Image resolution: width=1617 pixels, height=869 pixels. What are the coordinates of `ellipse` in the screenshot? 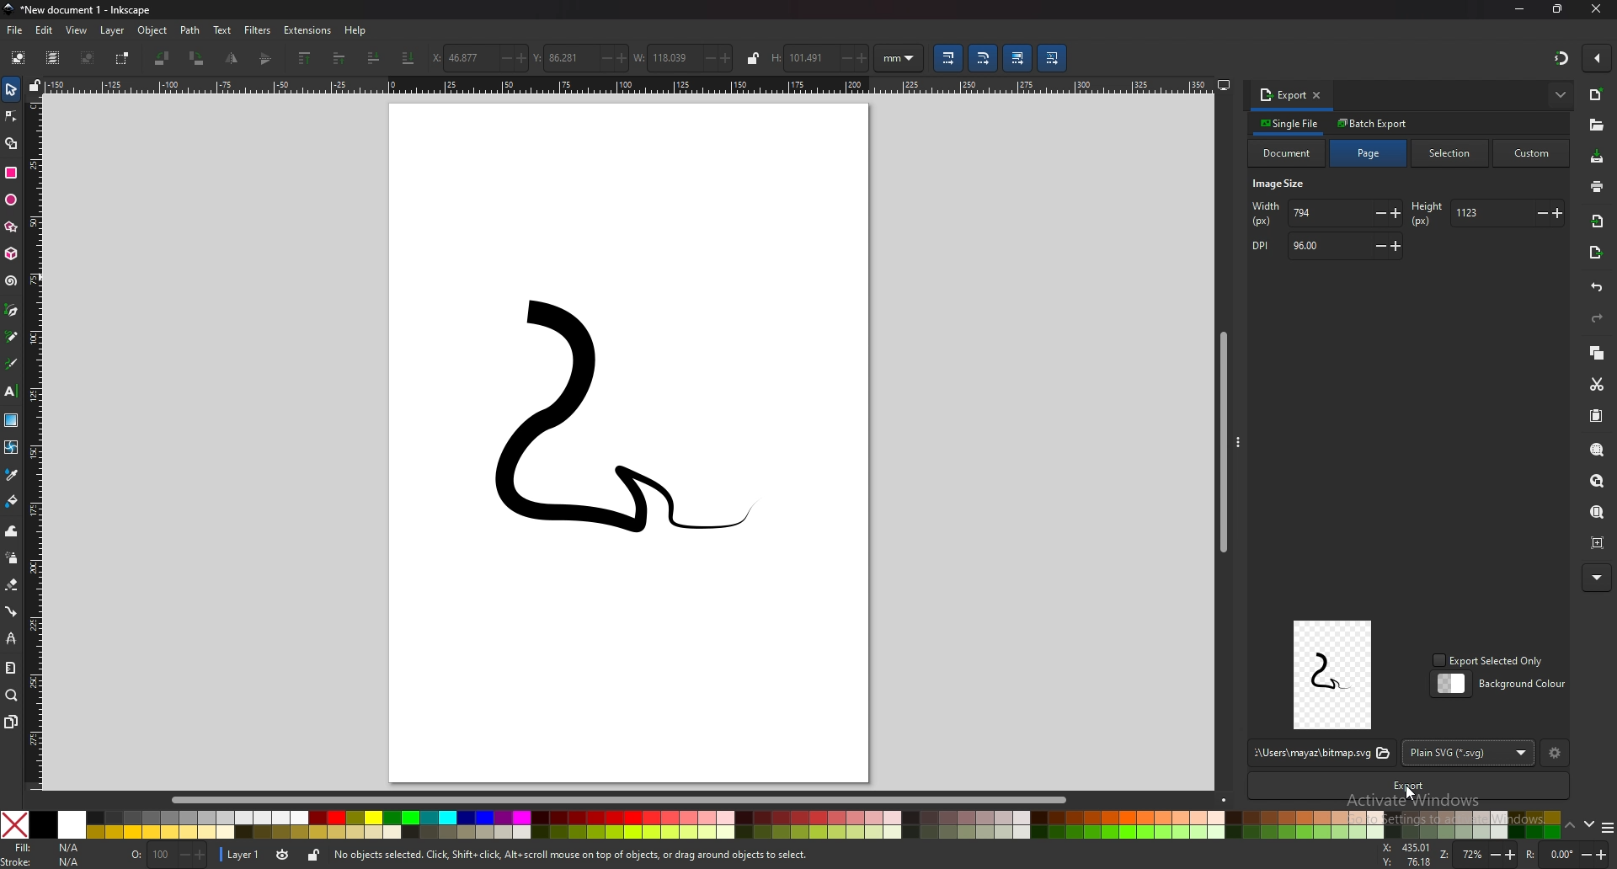 It's located at (11, 200).